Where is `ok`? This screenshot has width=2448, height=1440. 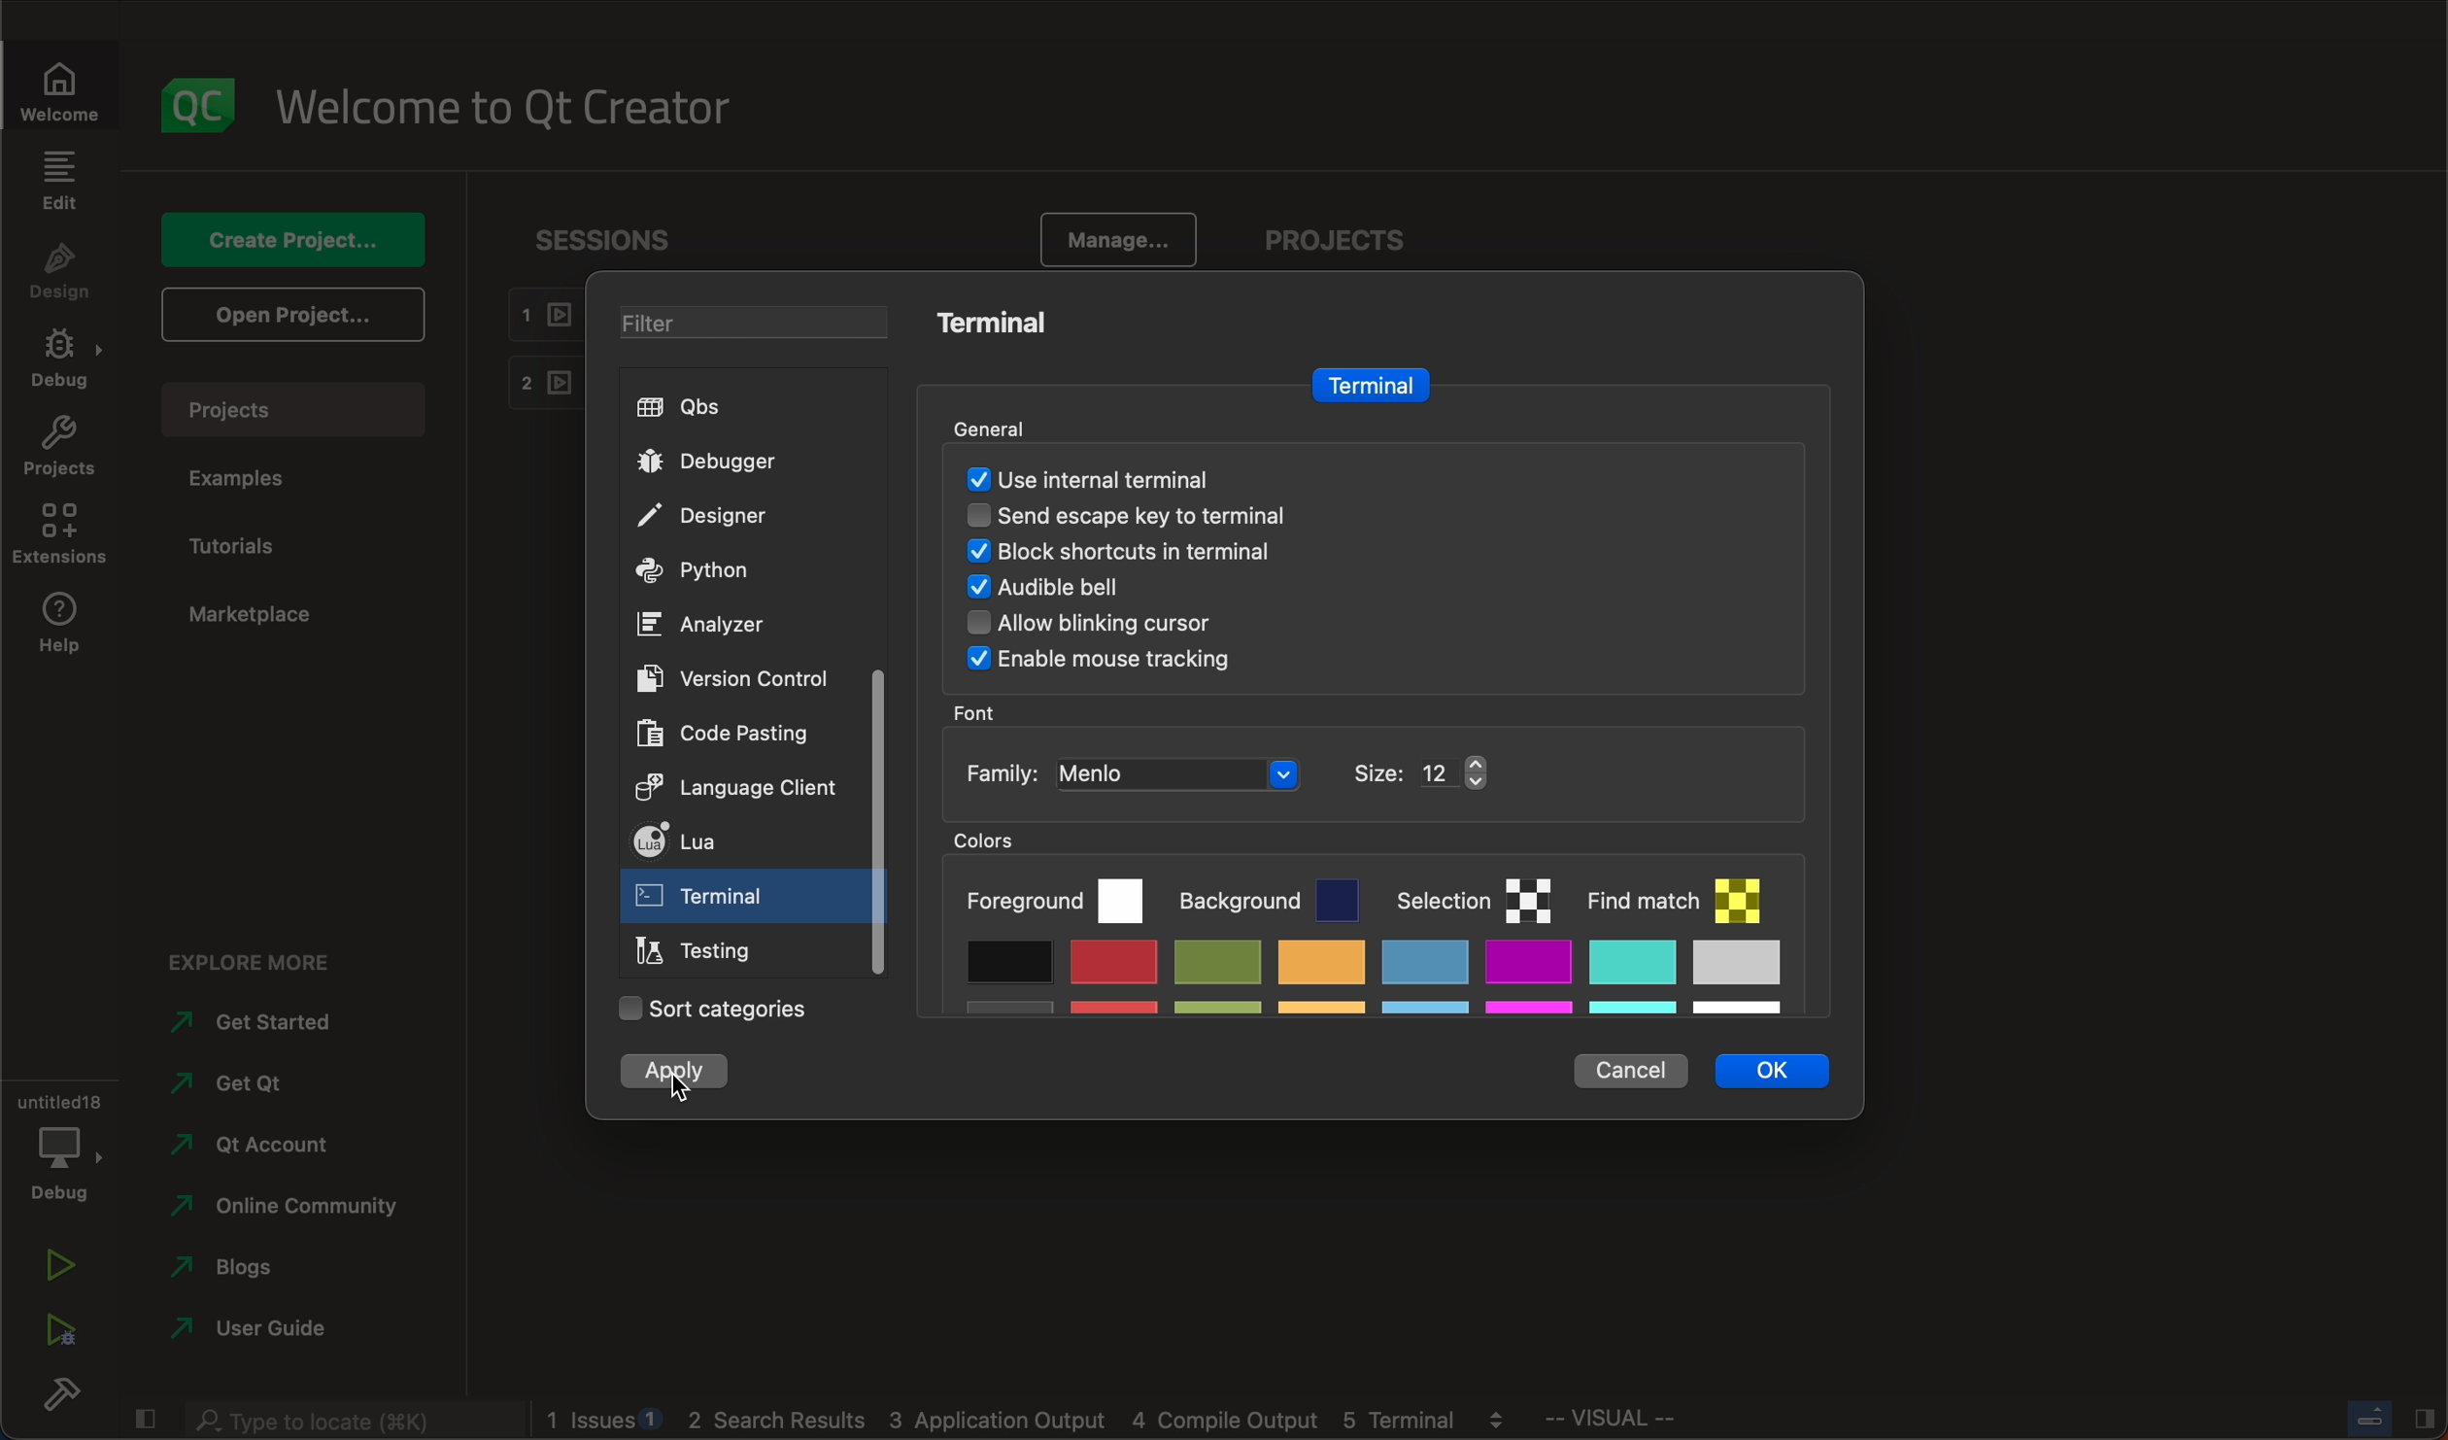 ok is located at coordinates (1765, 1070).